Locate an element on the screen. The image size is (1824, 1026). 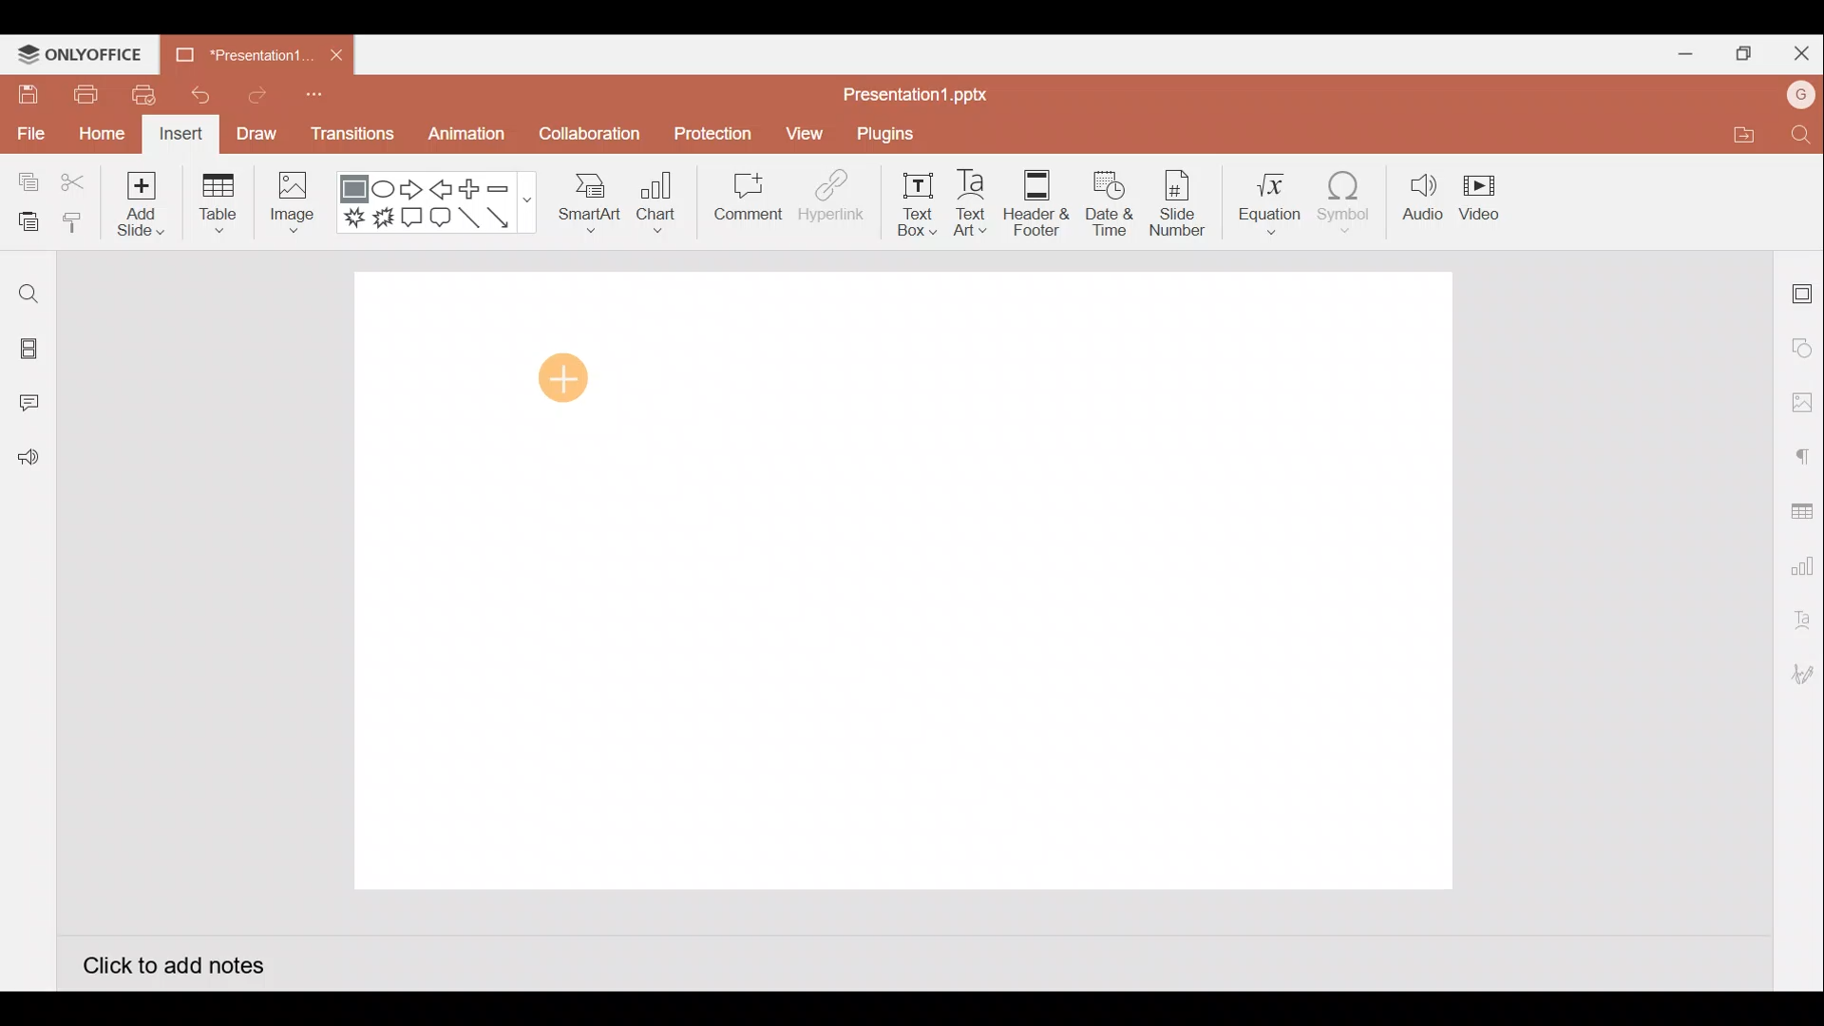
Explosion 2 is located at coordinates (384, 218).